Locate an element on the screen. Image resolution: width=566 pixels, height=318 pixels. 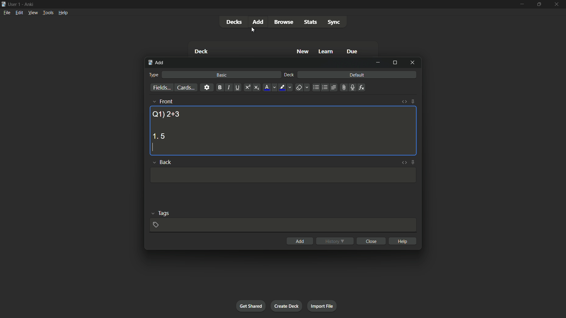
add is located at coordinates (259, 21).